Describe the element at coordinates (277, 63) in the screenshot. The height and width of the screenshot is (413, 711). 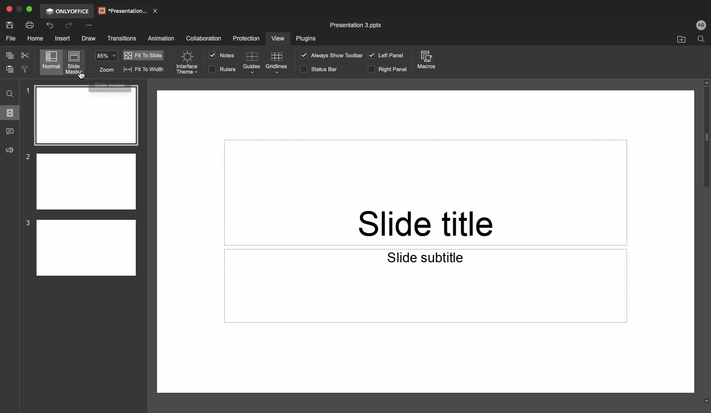
I see `Guidelines` at that location.